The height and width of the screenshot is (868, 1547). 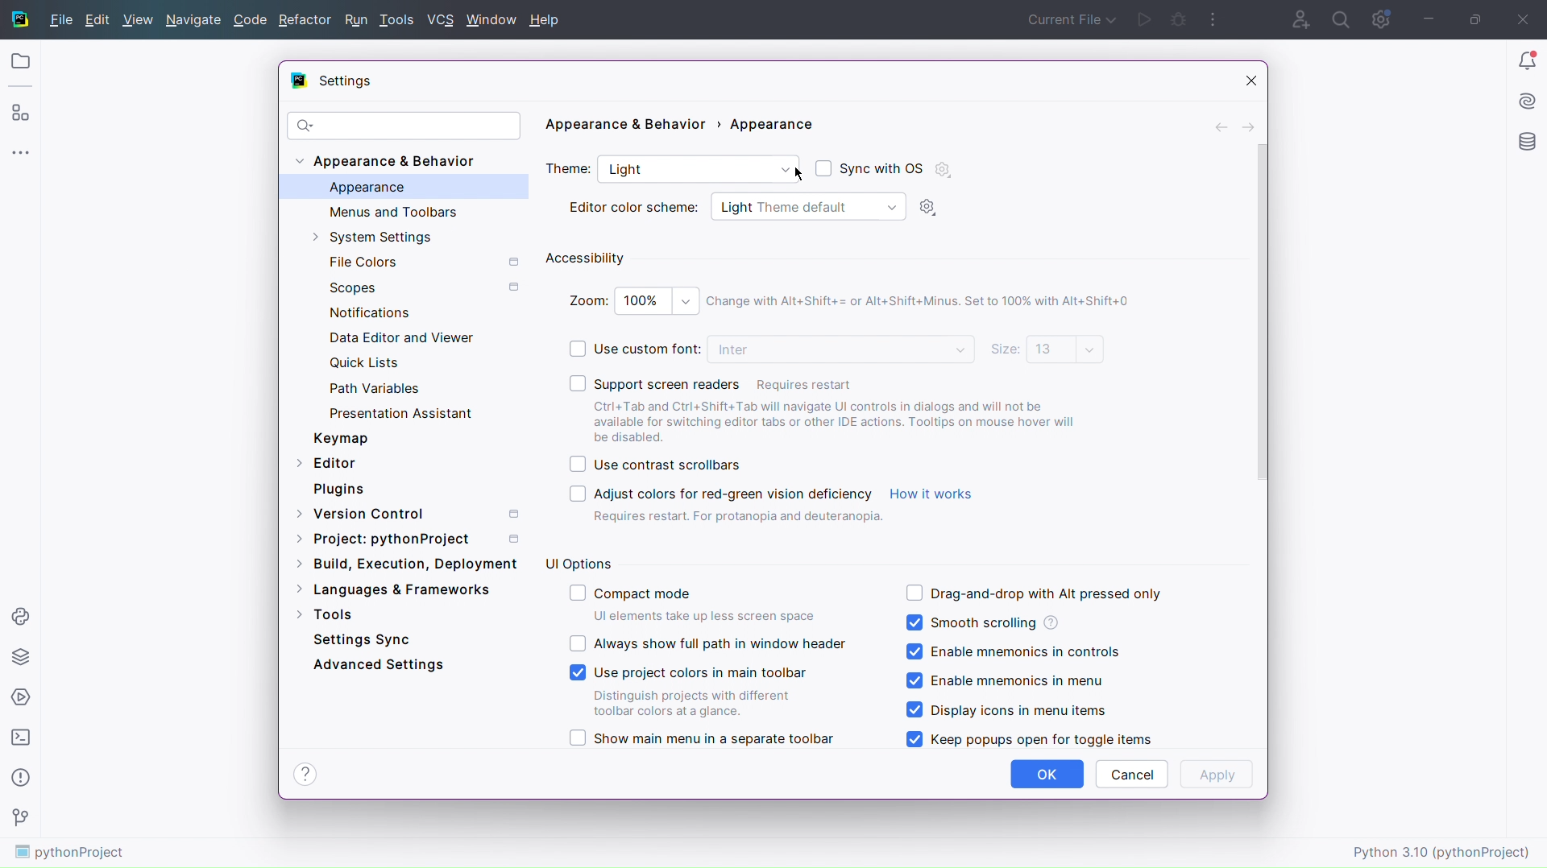 I want to click on size, so click(x=1047, y=350).